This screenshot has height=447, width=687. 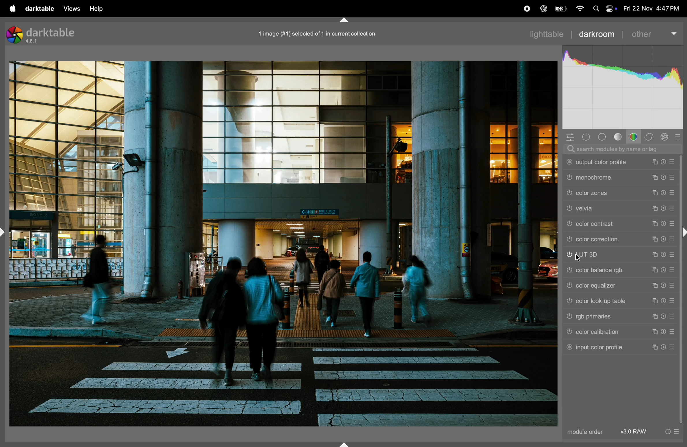 I want to click on color calibration switched off, so click(x=568, y=331).